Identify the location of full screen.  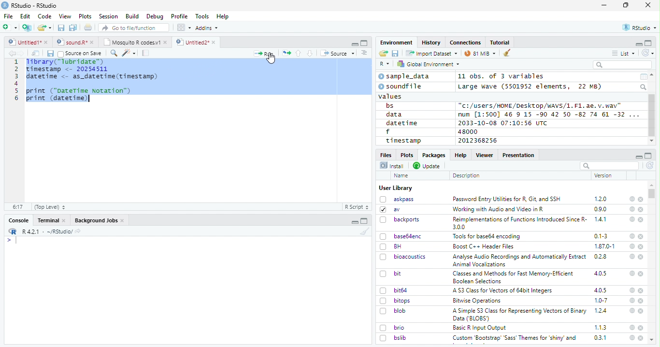
(648, 43).